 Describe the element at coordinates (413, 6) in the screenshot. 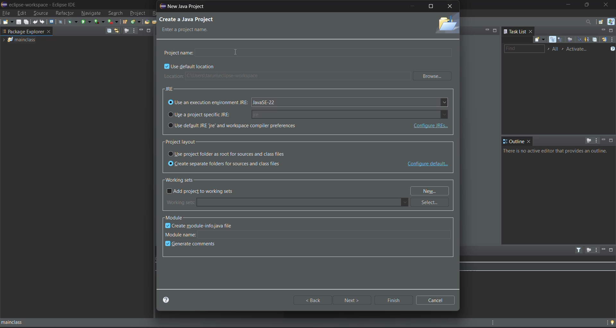

I see `minimize` at that location.